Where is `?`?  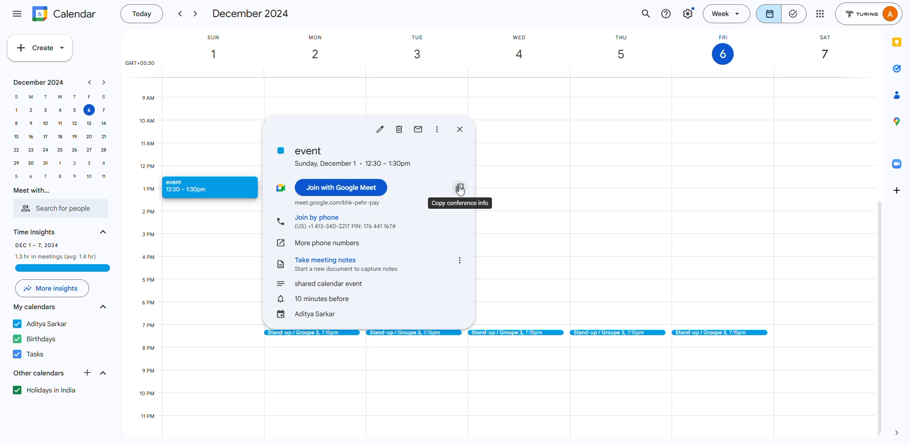
? is located at coordinates (666, 14).